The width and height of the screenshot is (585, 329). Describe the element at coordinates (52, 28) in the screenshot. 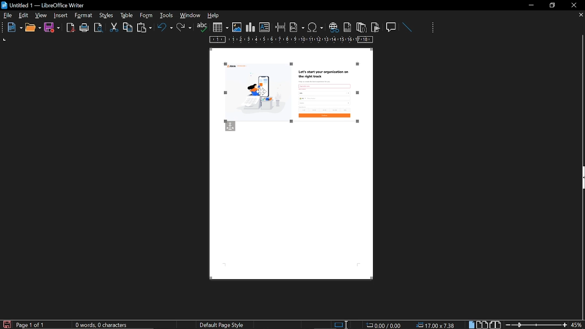

I see `save` at that location.